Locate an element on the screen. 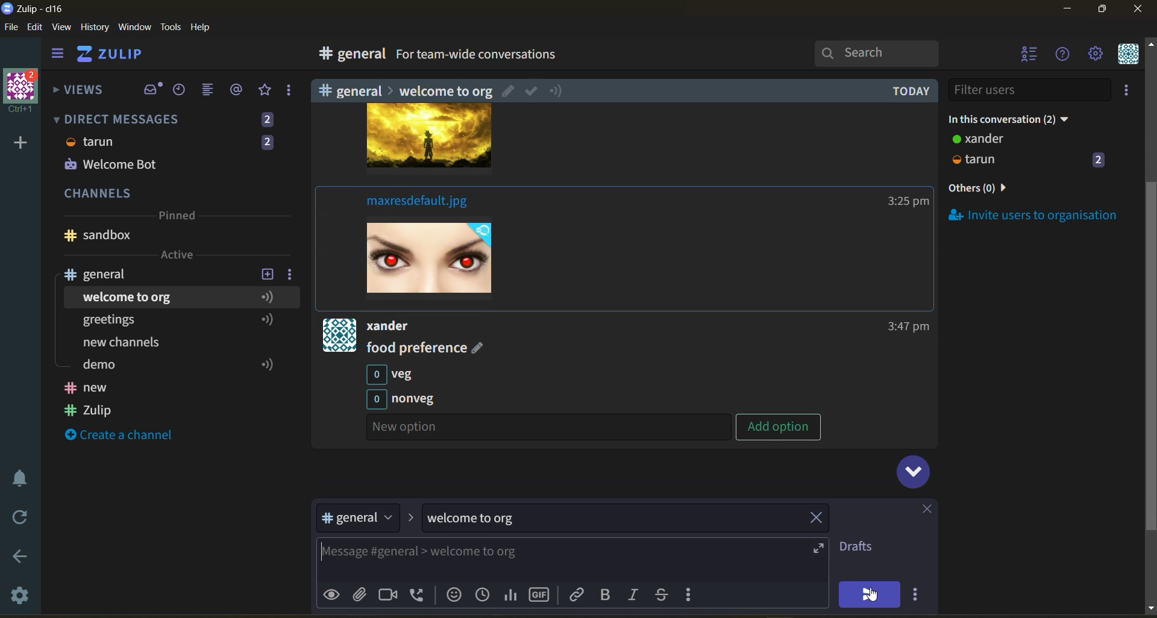 This screenshot has width=1157, height=618. direct messages is located at coordinates (174, 144).